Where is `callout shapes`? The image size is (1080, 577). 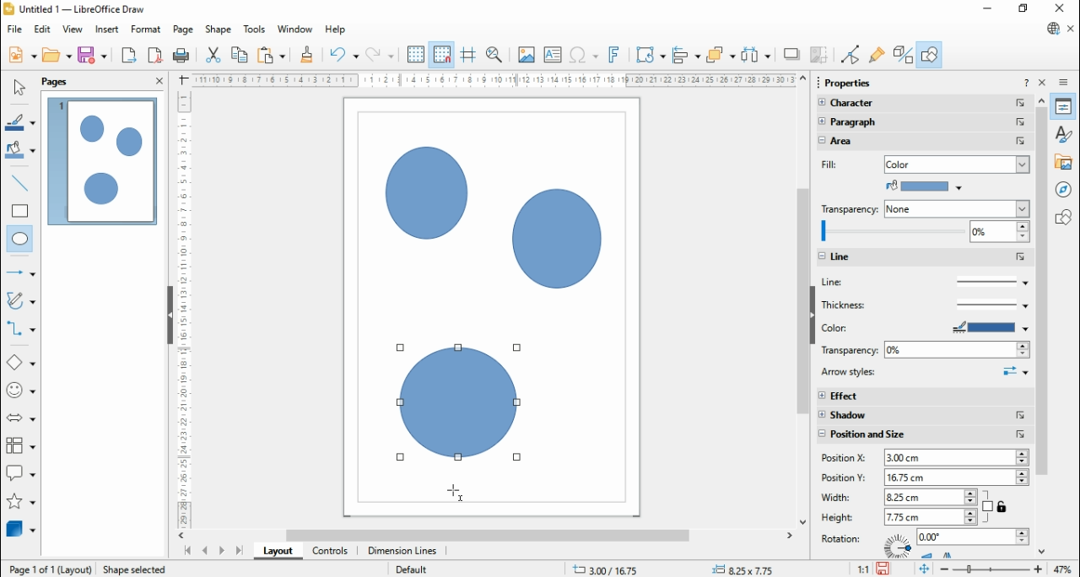 callout shapes is located at coordinates (22, 476).